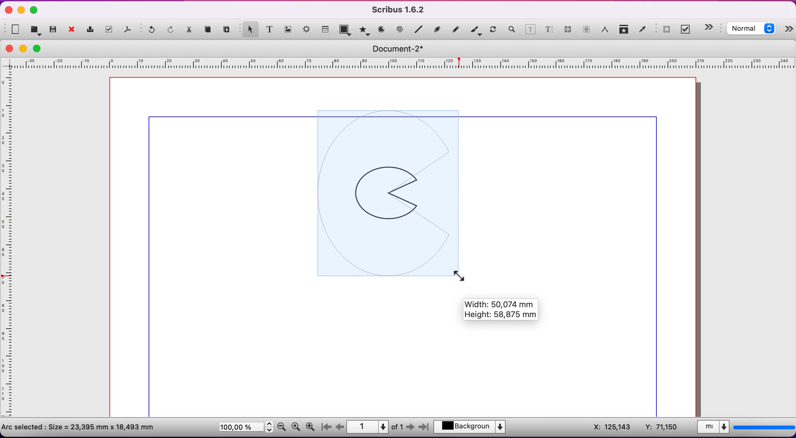  What do you see at coordinates (92, 30) in the screenshot?
I see `print` at bounding box center [92, 30].